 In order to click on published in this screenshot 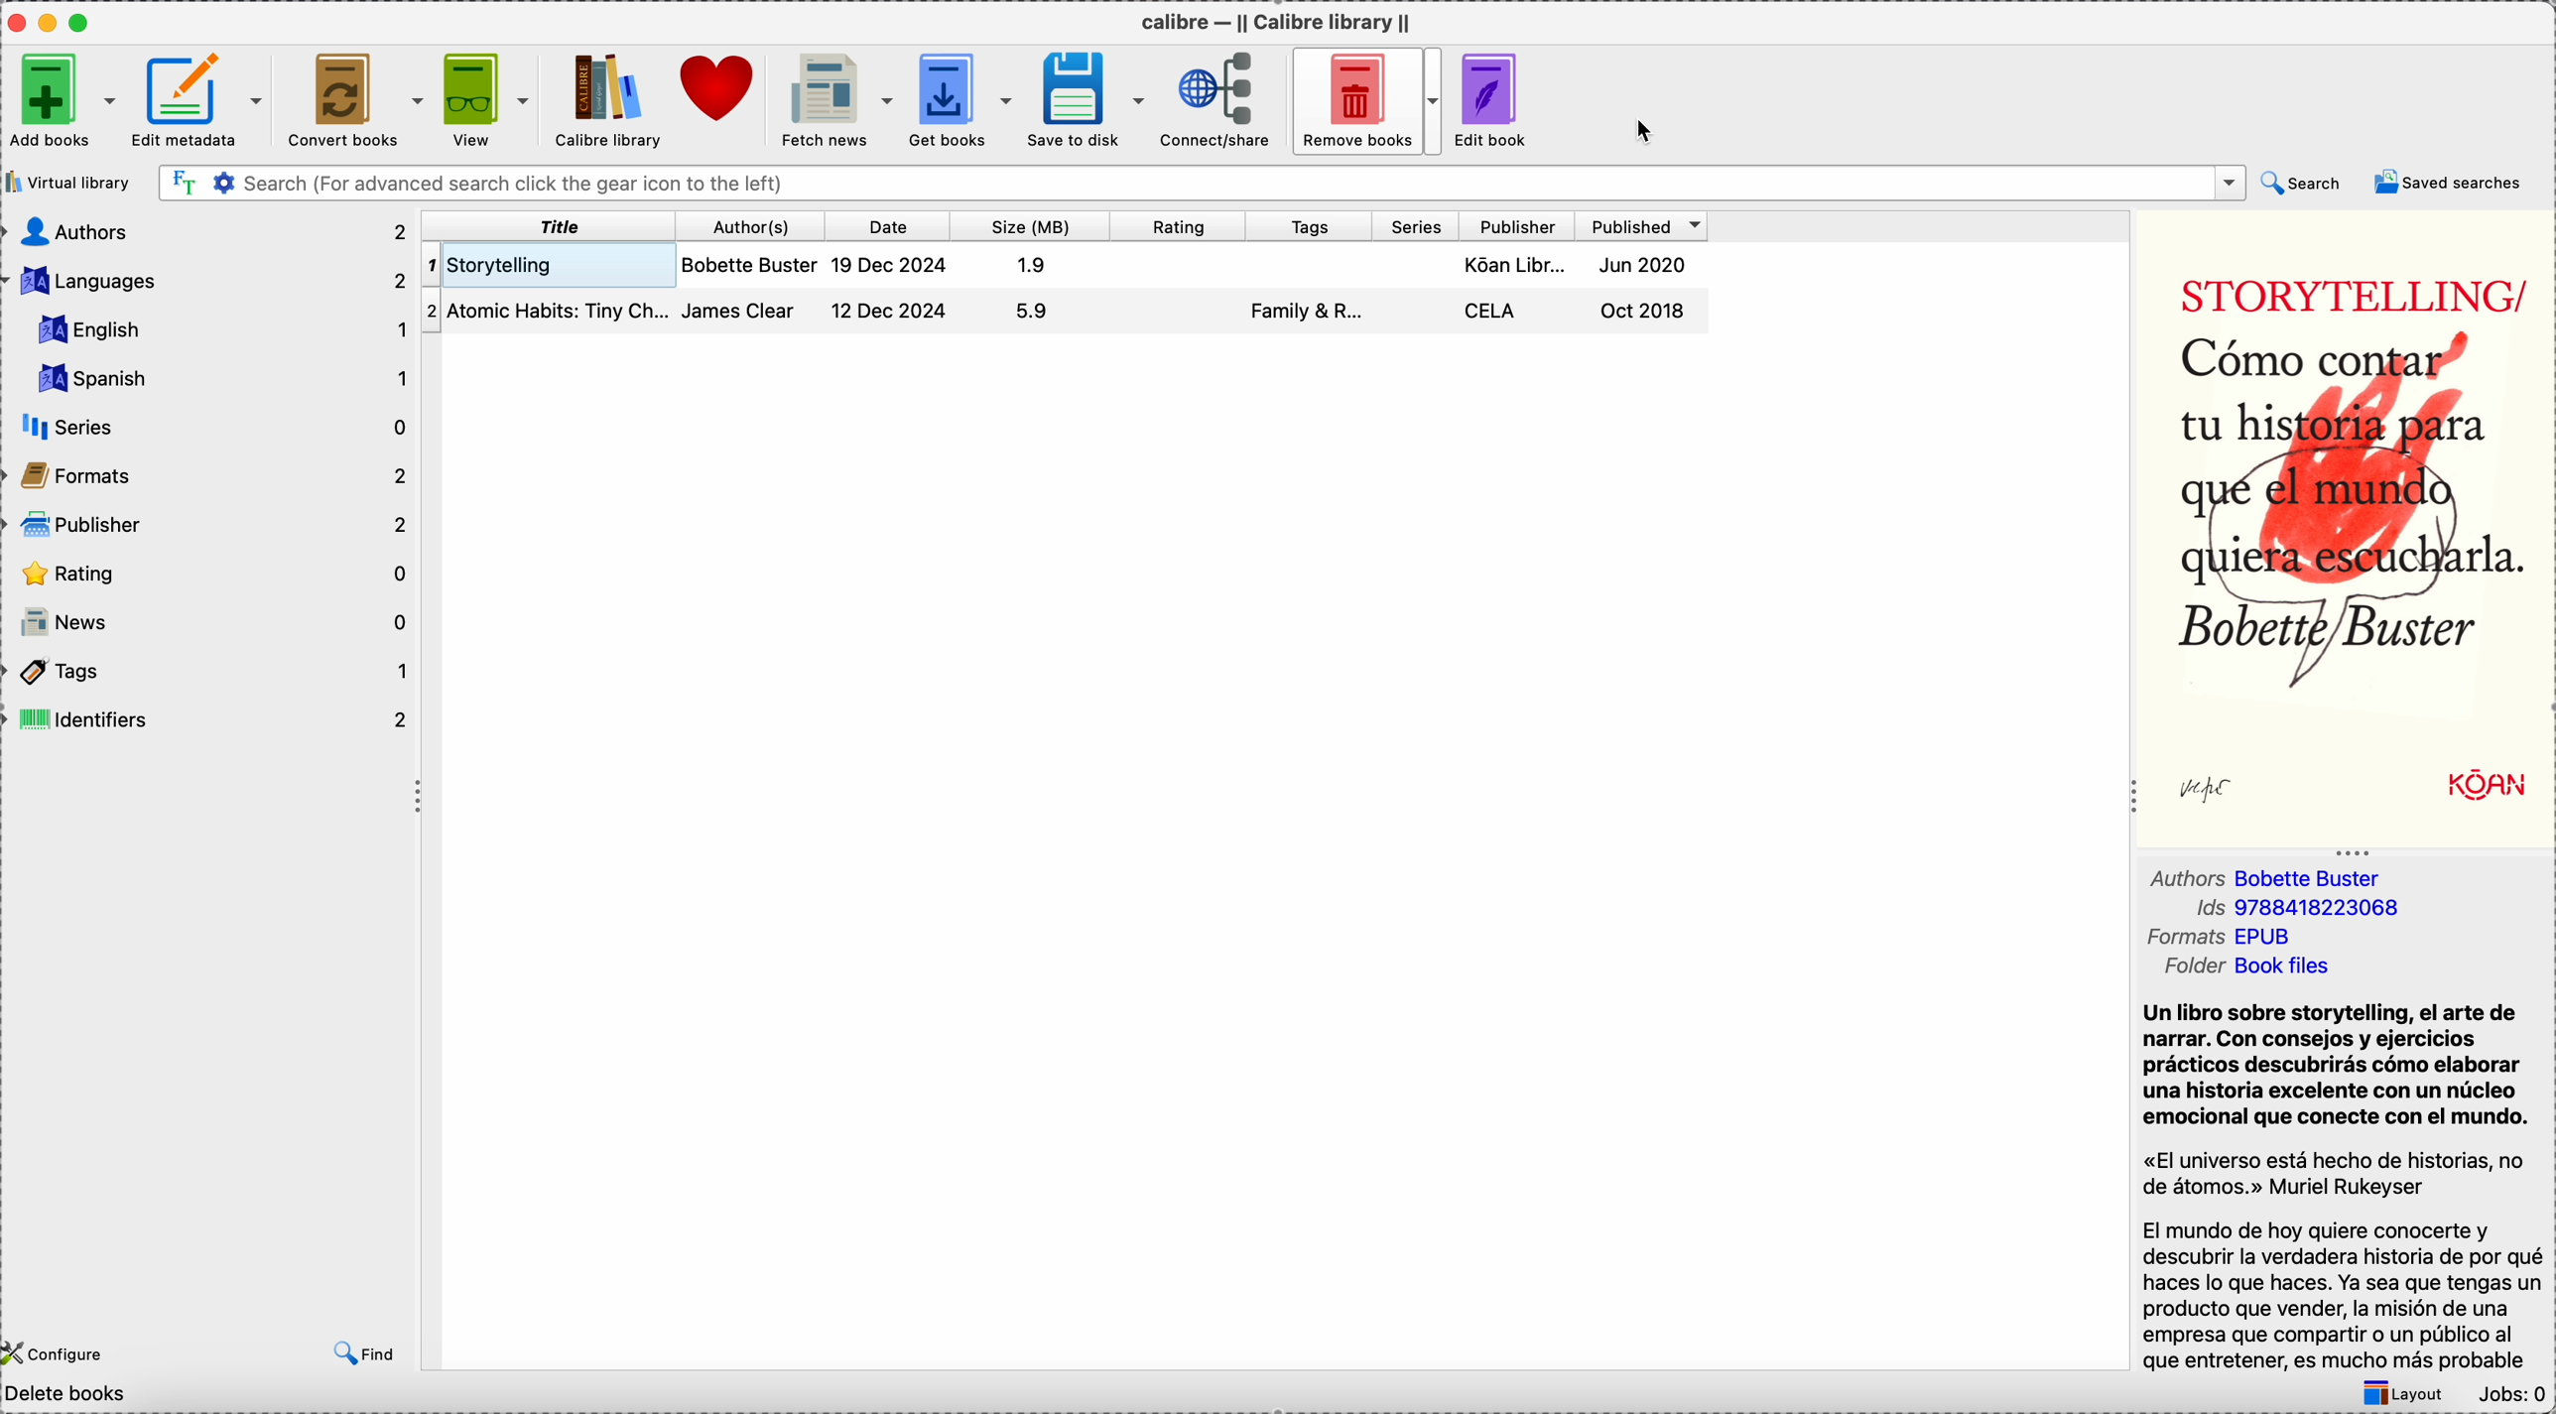, I will do `click(1642, 227)`.